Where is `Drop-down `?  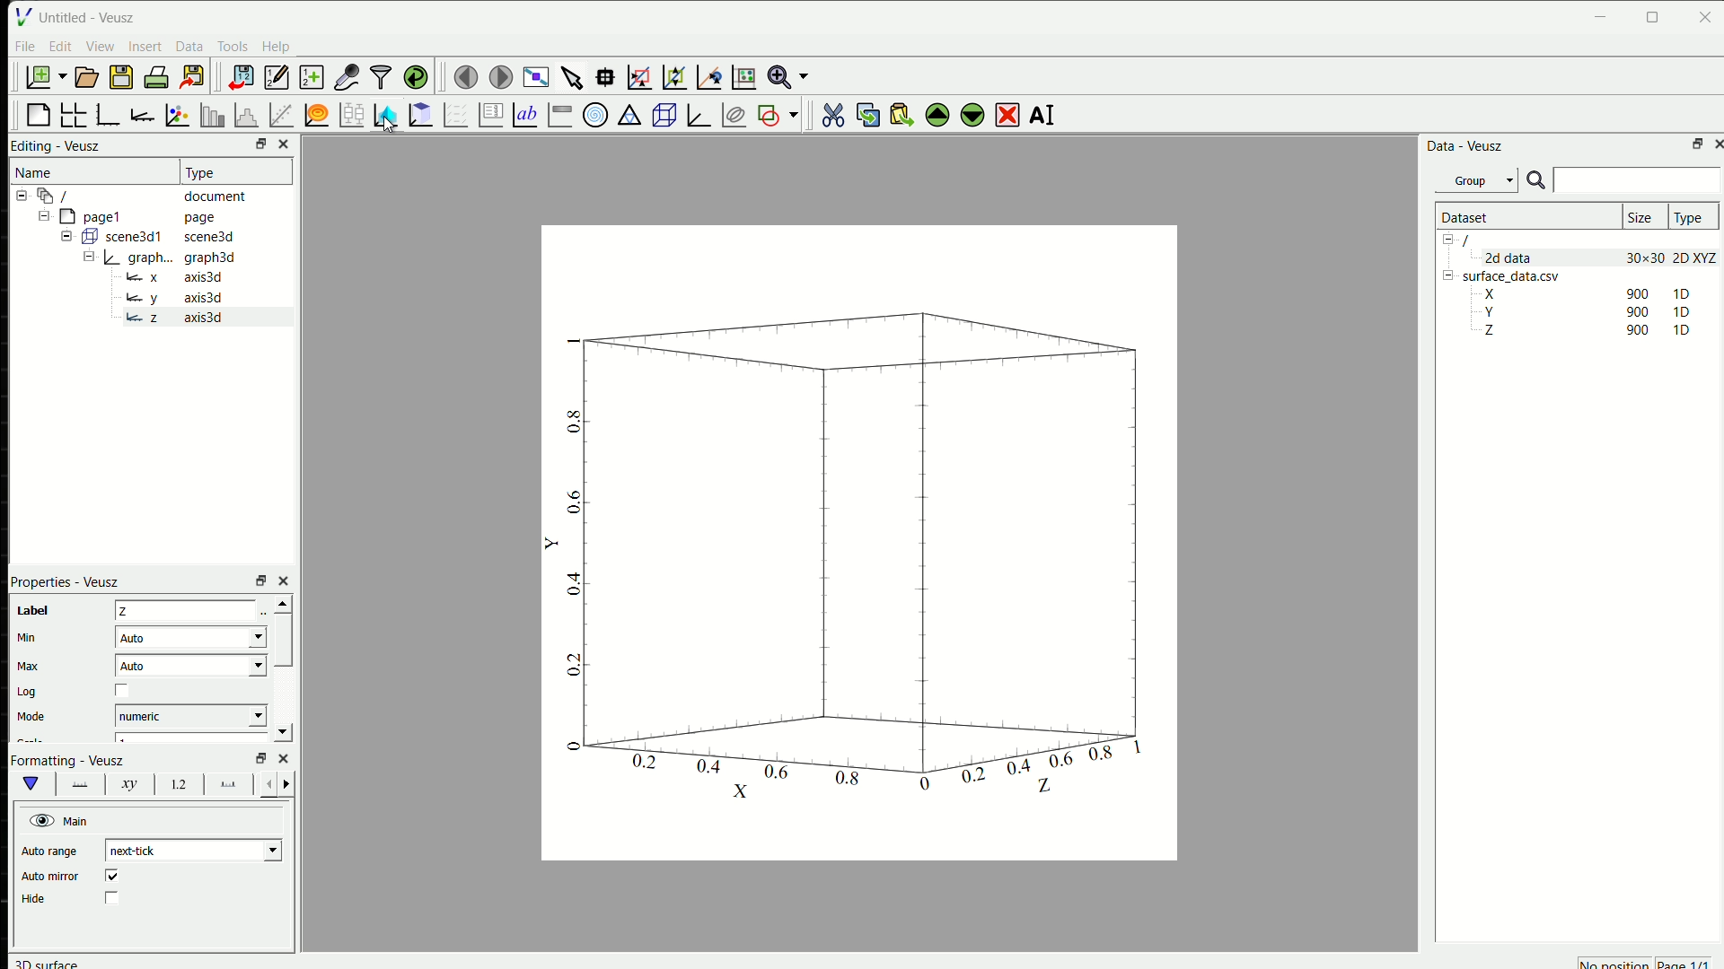 Drop-down  is located at coordinates (259, 716).